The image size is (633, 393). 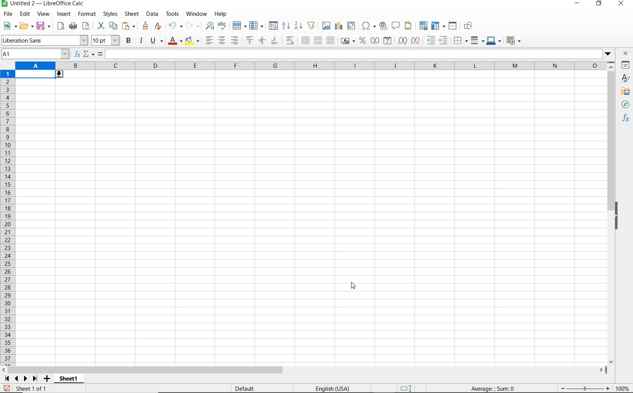 I want to click on font size, so click(x=105, y=40).